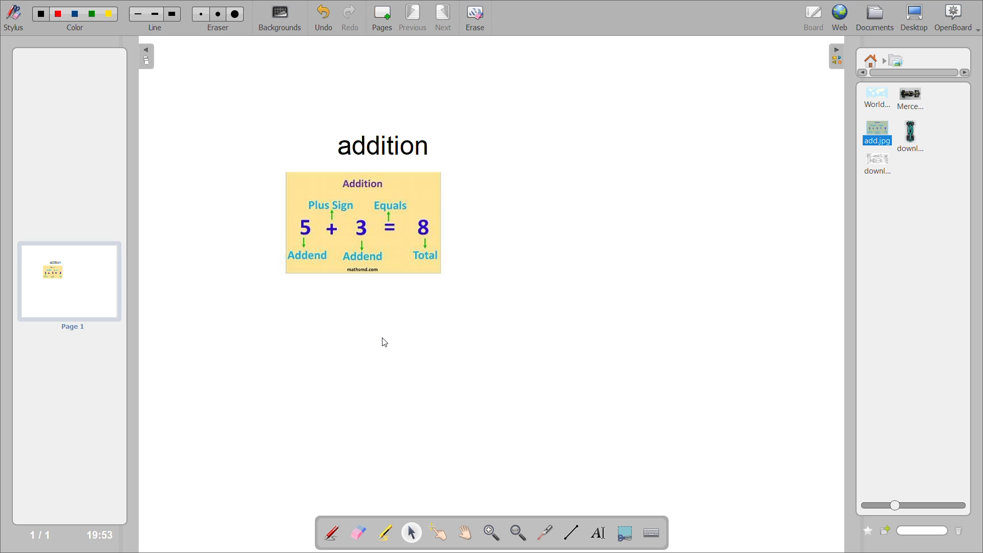  What do you see at coordinates (626, 534) in the screenshot?
I see `capture part of the screen` at bounding box center [626, 534].